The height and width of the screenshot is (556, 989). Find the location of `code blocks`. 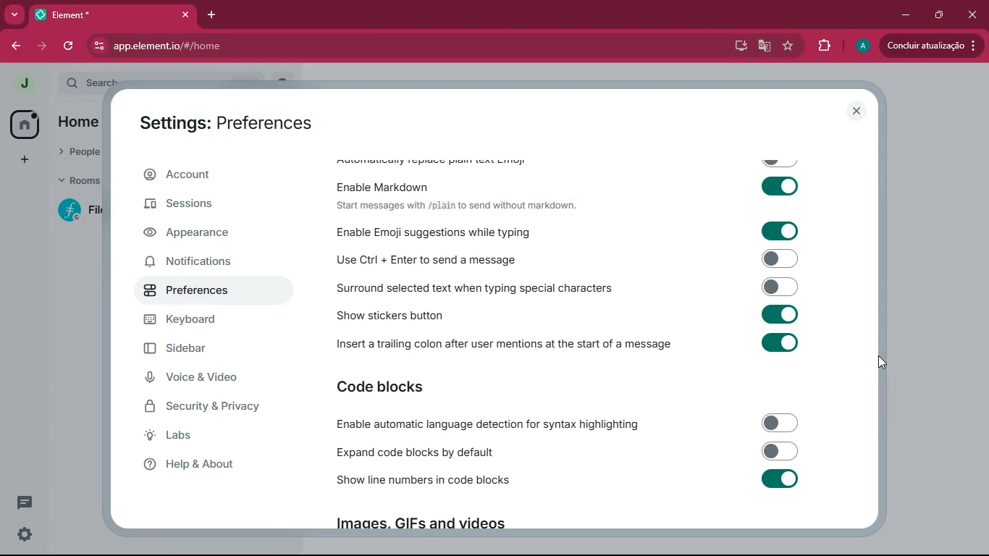

code blocks is located at coordinates (394, 387).